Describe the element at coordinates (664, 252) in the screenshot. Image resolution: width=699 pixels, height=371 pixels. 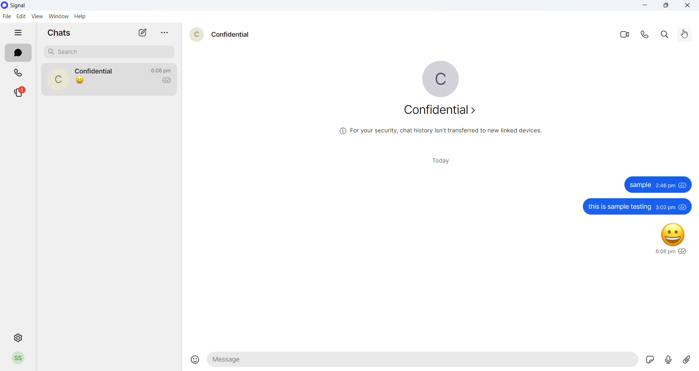
I see `6:08 pm` at that location.